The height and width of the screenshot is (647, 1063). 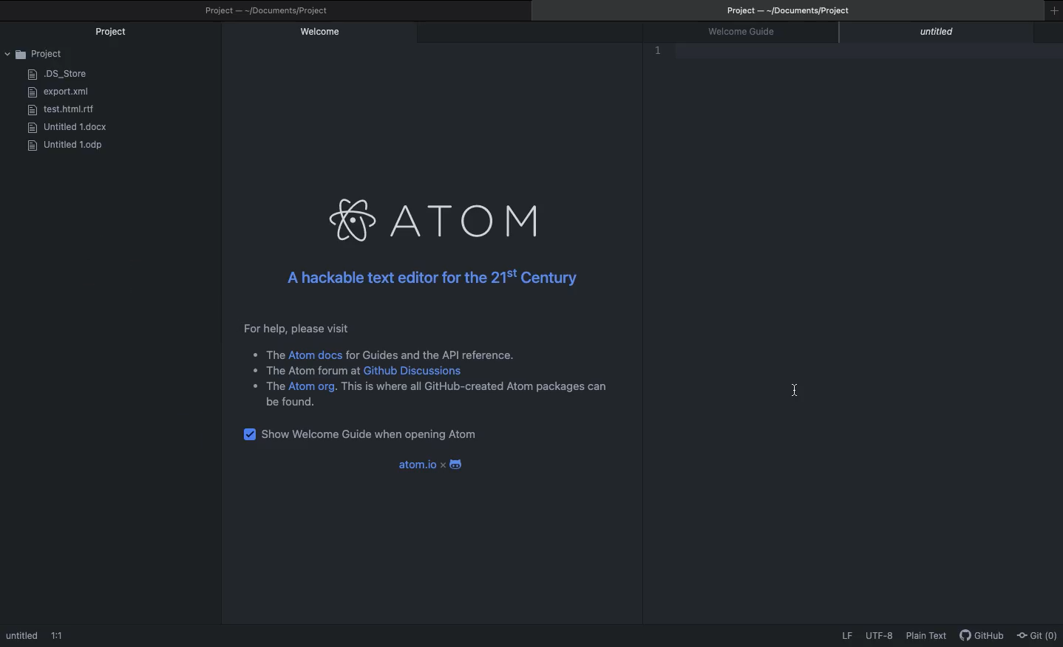 What do you see at coordinates (22, 634) in the screenshot?
I see `Untitled` at bounding box center [22, 634].